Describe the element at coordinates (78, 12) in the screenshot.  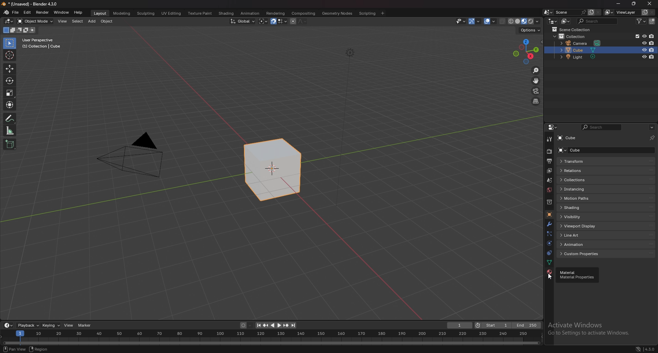
I see `help` at that location.